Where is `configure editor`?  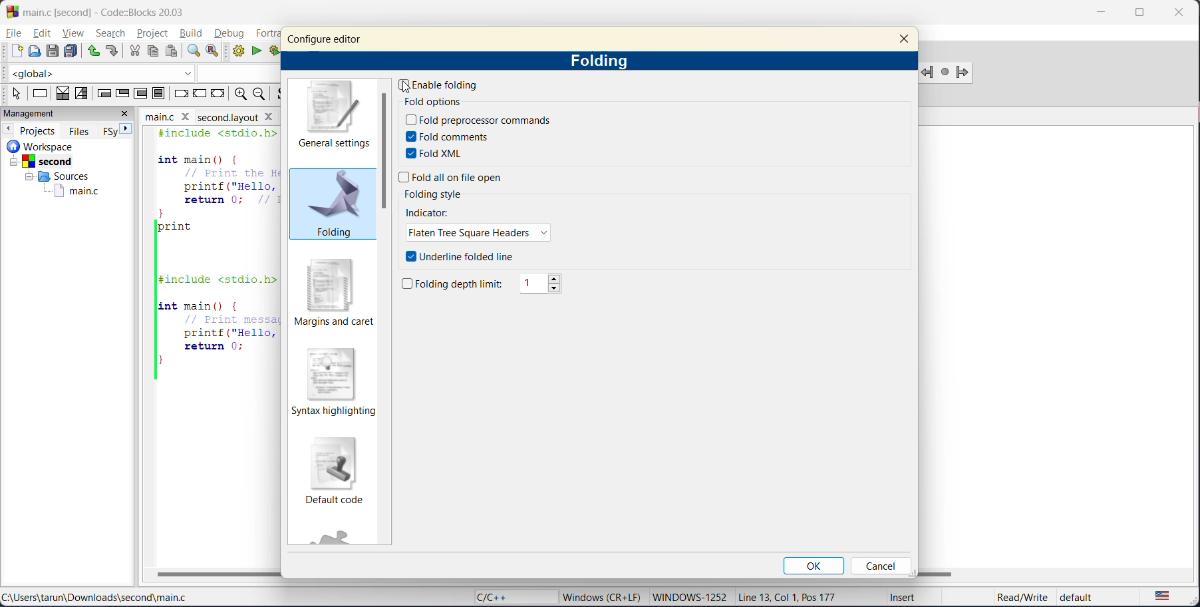
configure editor is located at coordinates (335, 35).